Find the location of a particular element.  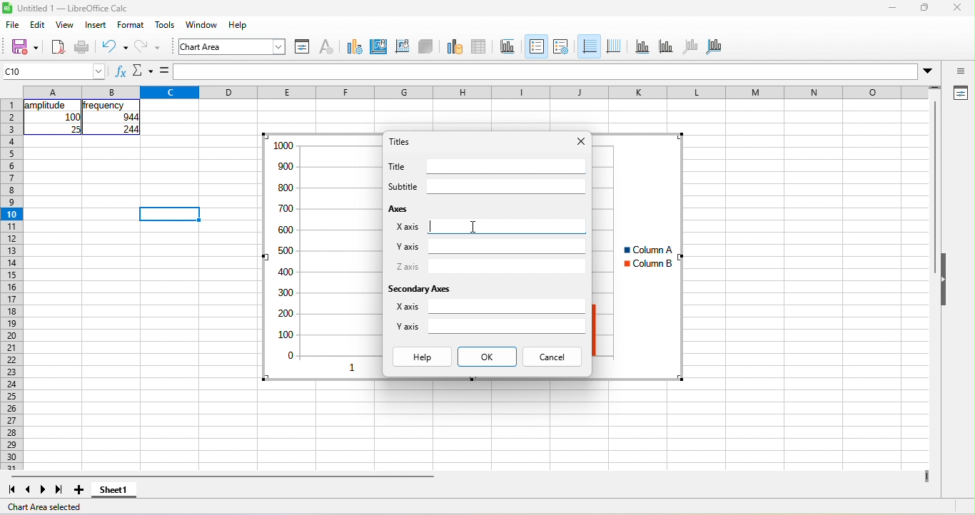

close is located at coordinates (582, 141).